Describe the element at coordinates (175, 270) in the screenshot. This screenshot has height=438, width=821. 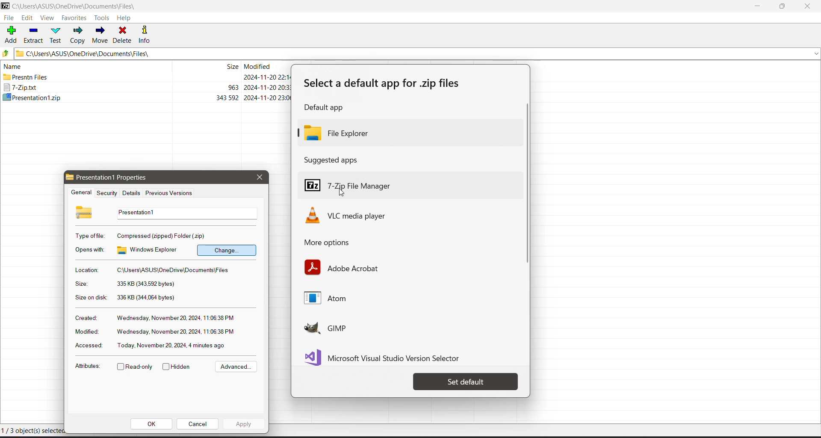
I see `Location of the selected file` at that location.